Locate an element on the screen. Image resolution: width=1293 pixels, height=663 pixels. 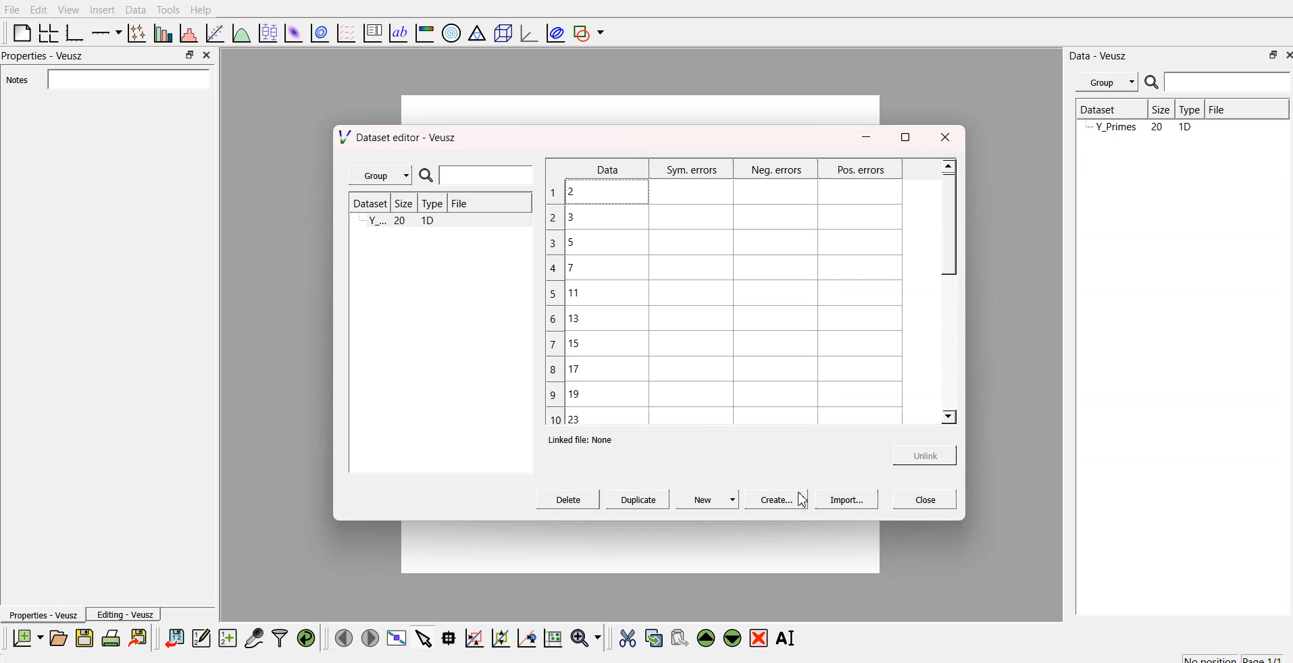
plot key is located at coordinates (373, 31).